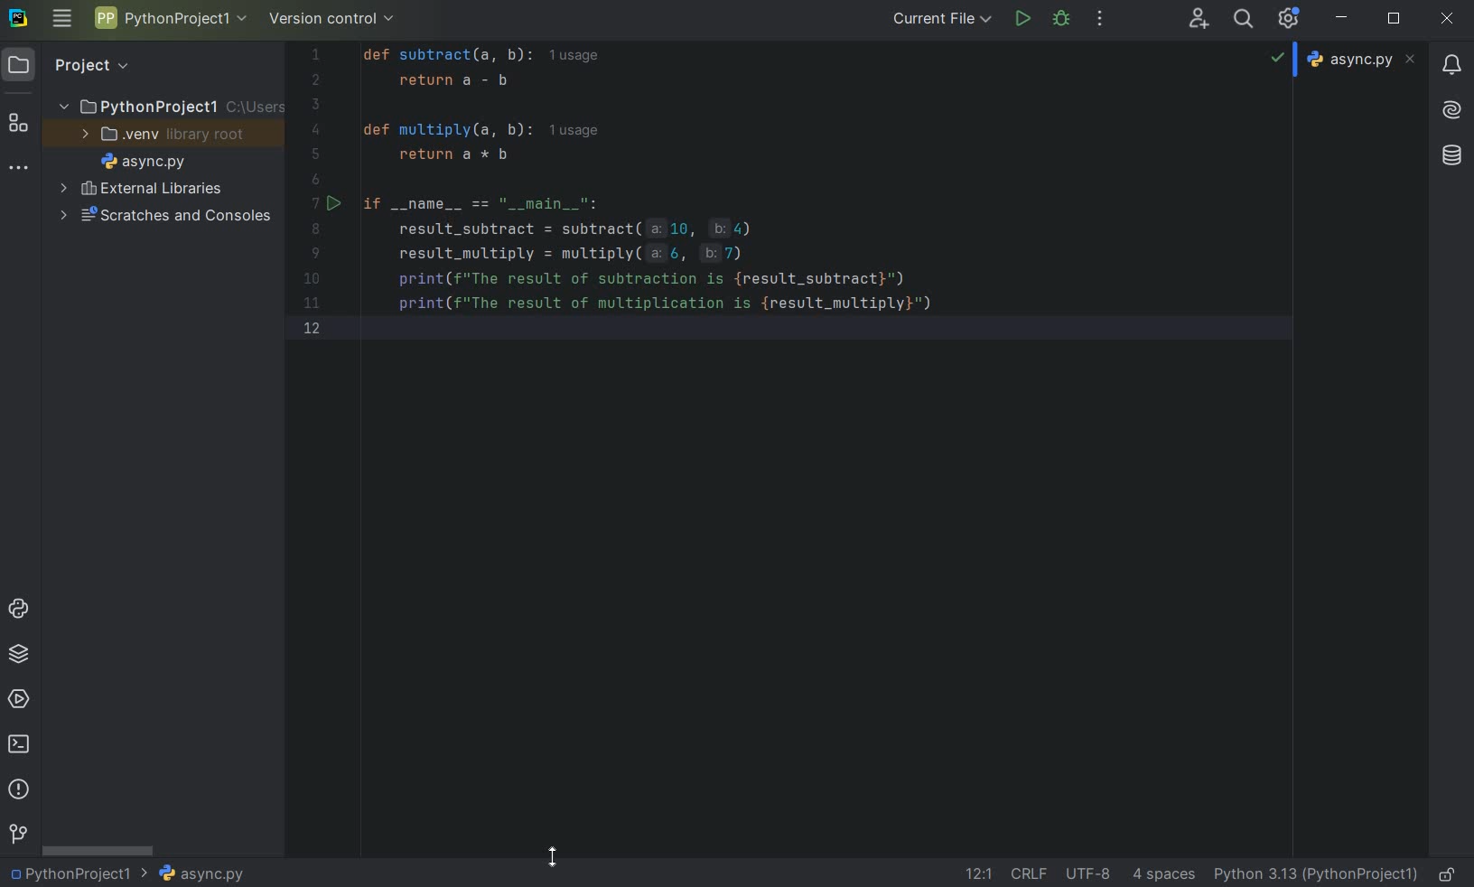  I want to click on python packages, so click(17, 656).